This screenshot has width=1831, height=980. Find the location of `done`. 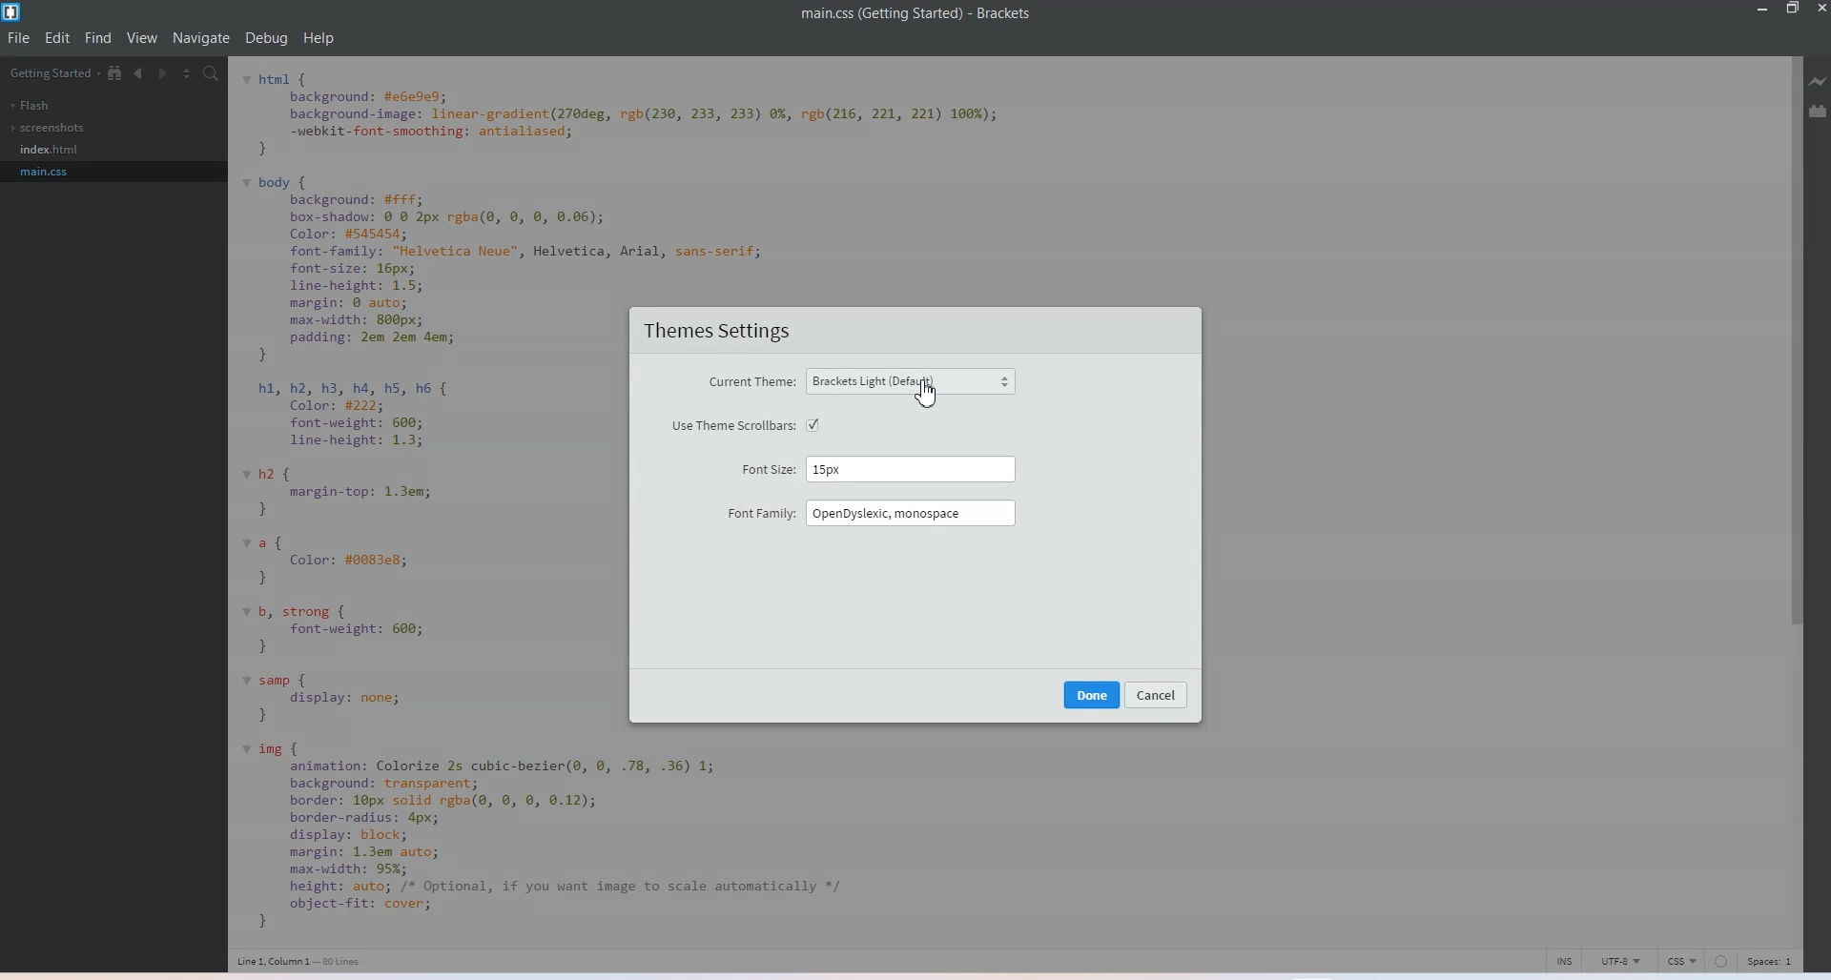

done is located at coordinates (1091, 695).